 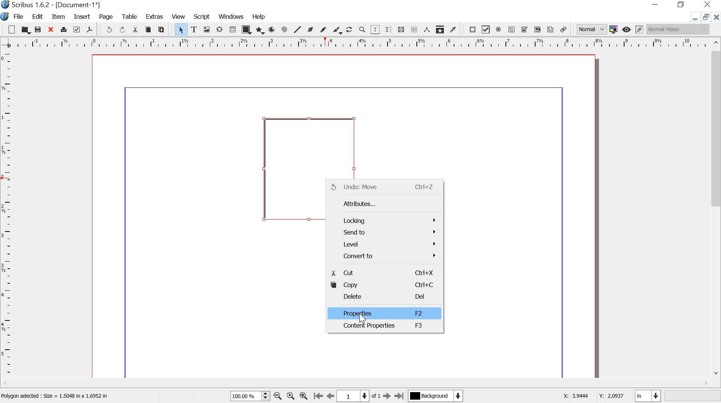 What do you see at coordinates (7, 215) in the screenshot?
I see `ruler` at bounding box center [7, 215].